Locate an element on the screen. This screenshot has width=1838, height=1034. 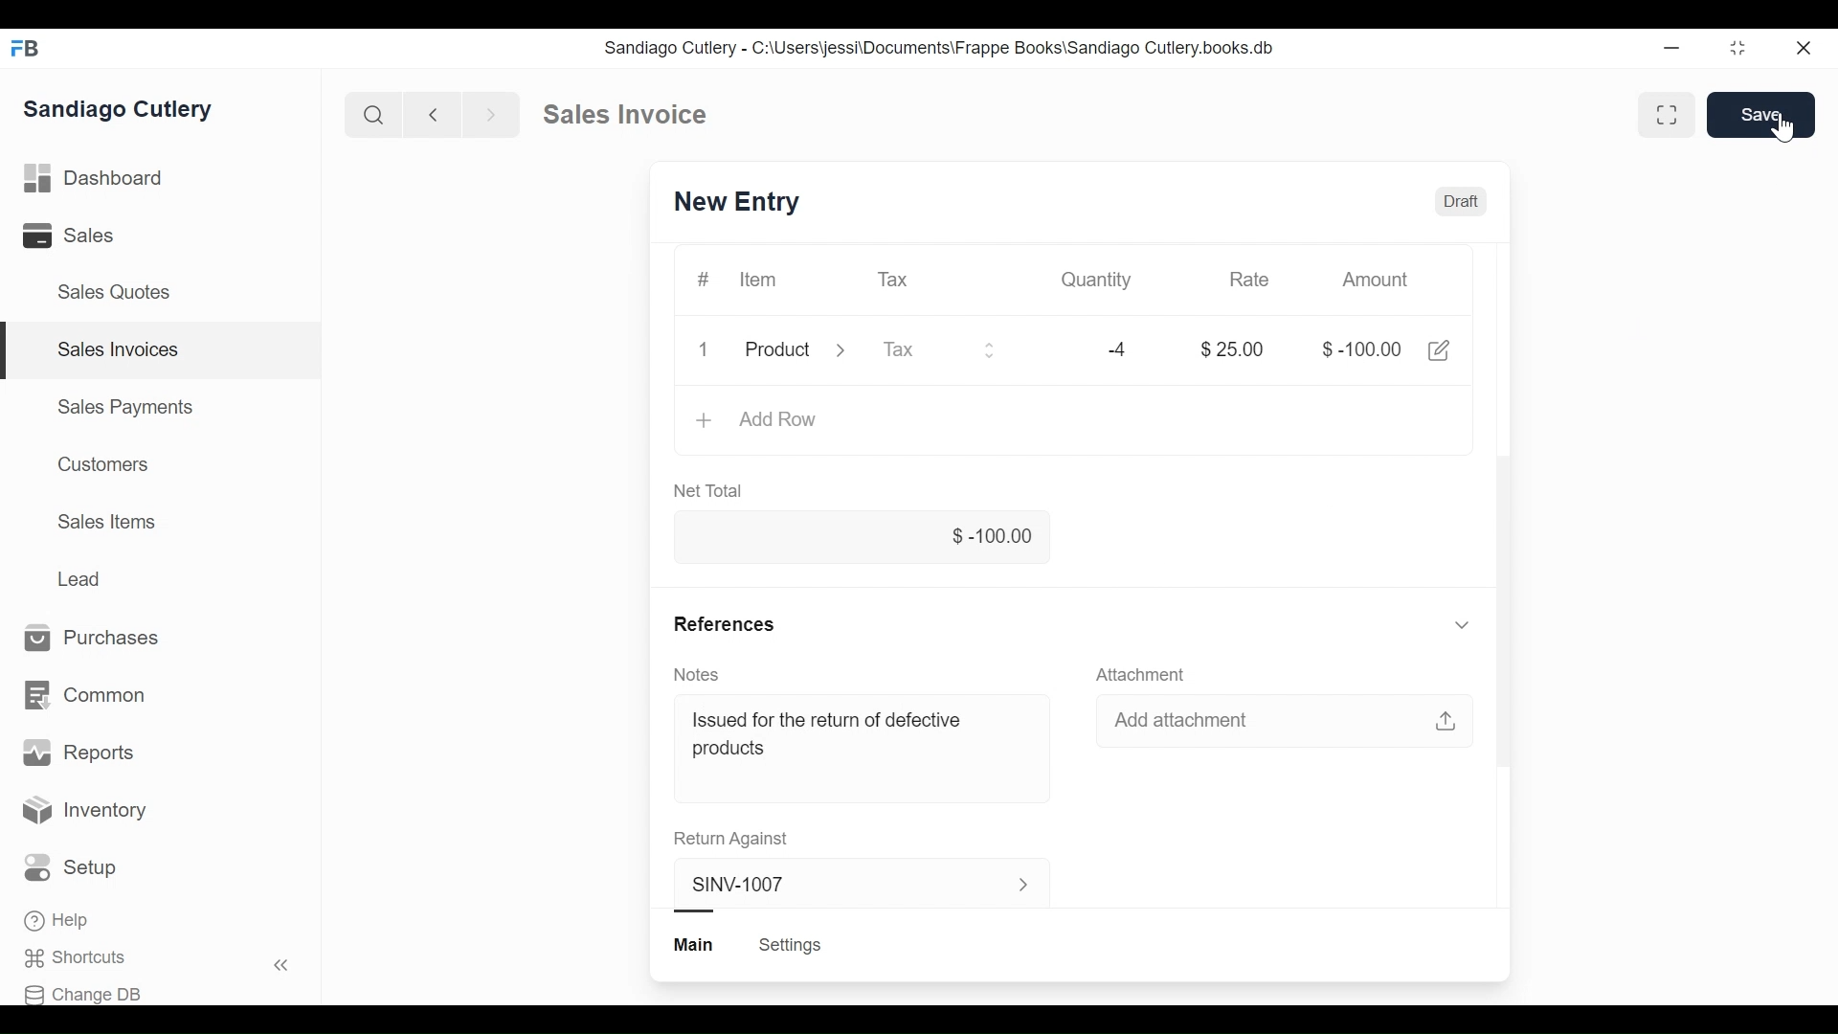
Issued for the return of defective products is located at coordinates (834, 734).